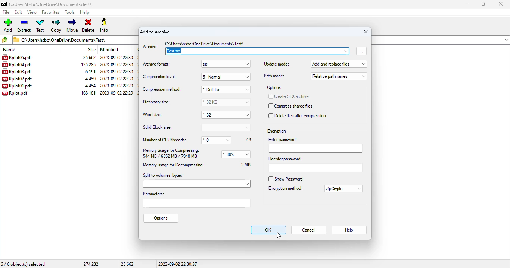  I want to click on compression level:, so click(159, 76).